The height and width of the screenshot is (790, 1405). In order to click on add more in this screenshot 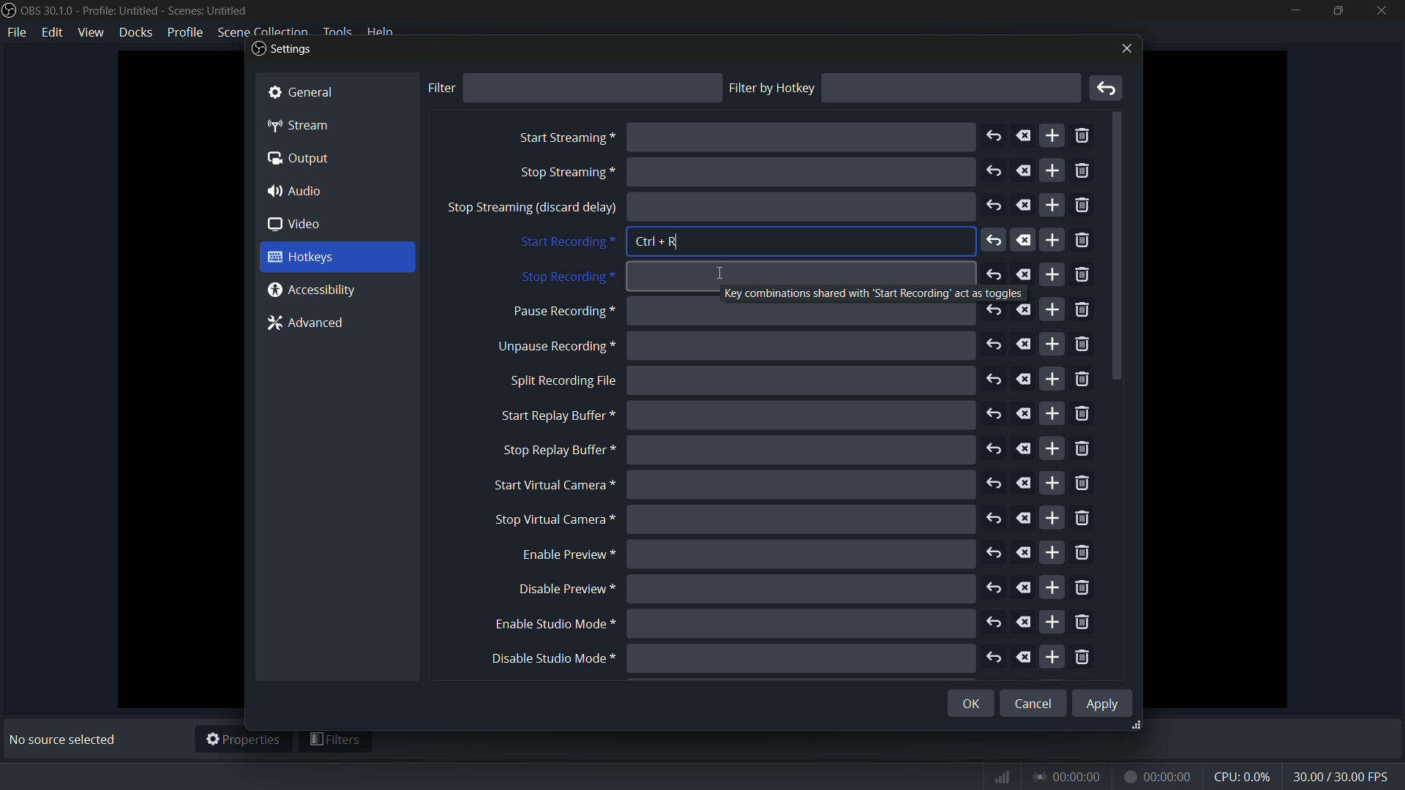, I will do `click(1052, 310)`.